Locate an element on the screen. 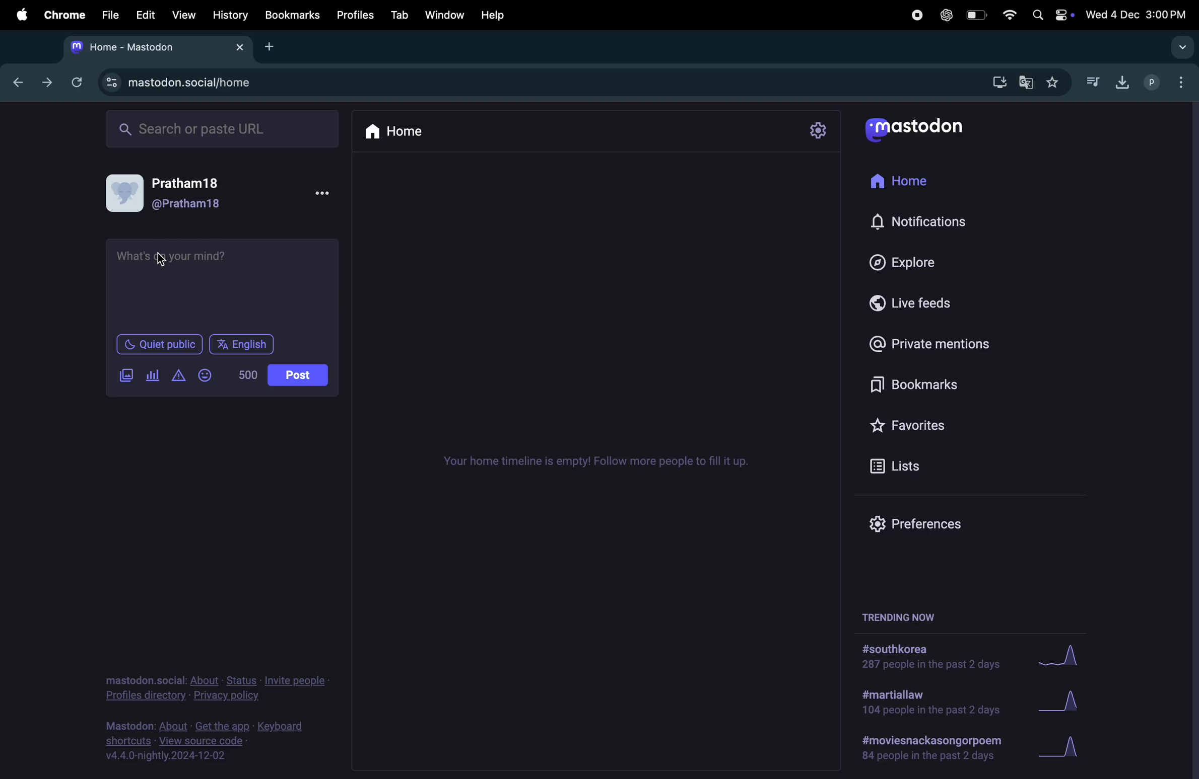  wifi is located at coordinates (1008, 16).